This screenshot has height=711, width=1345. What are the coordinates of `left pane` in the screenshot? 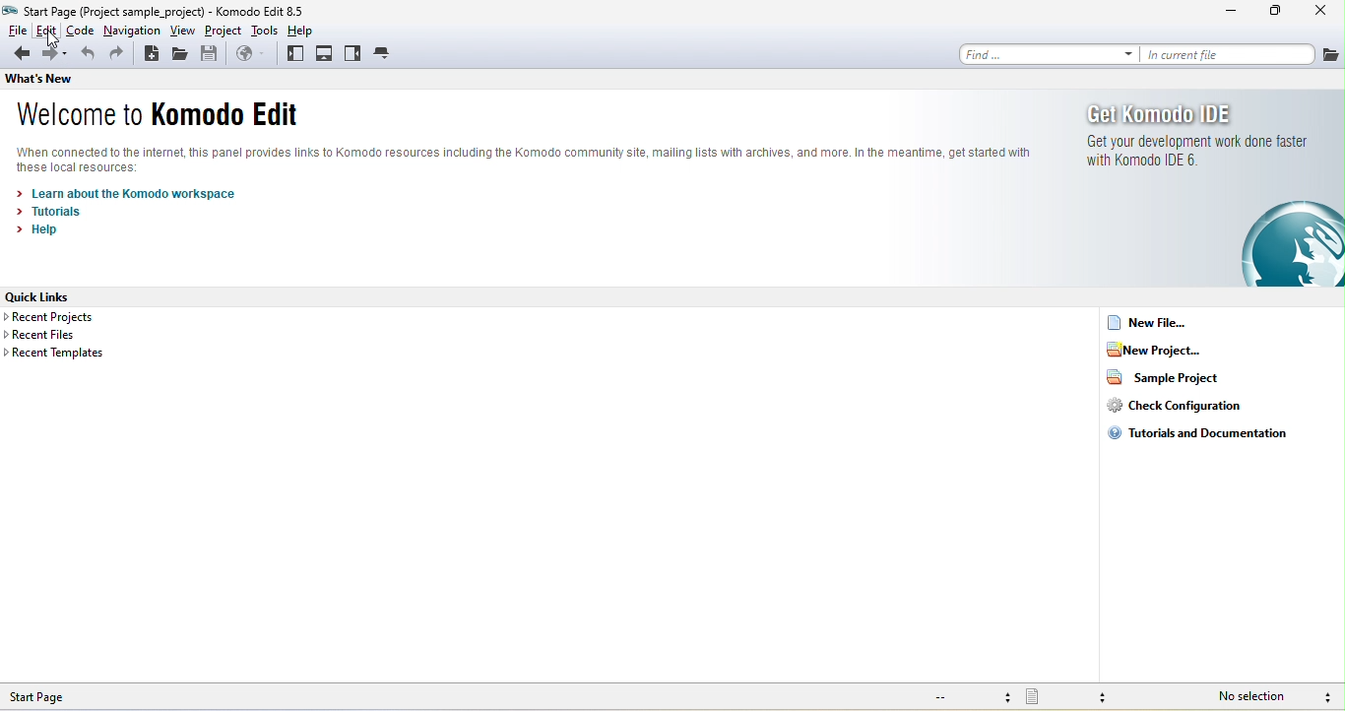 It's located at (293, 55).